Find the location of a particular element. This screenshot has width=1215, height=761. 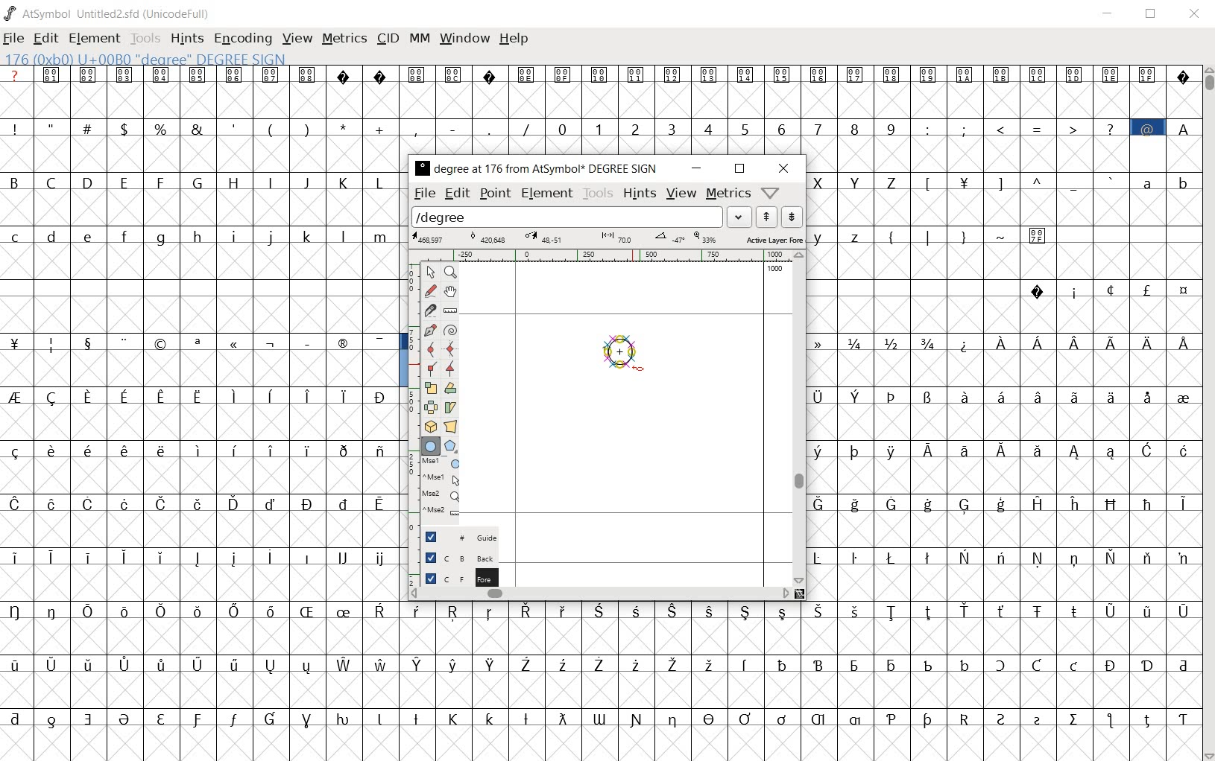

polygon or star is located at coordinates (452, 445).